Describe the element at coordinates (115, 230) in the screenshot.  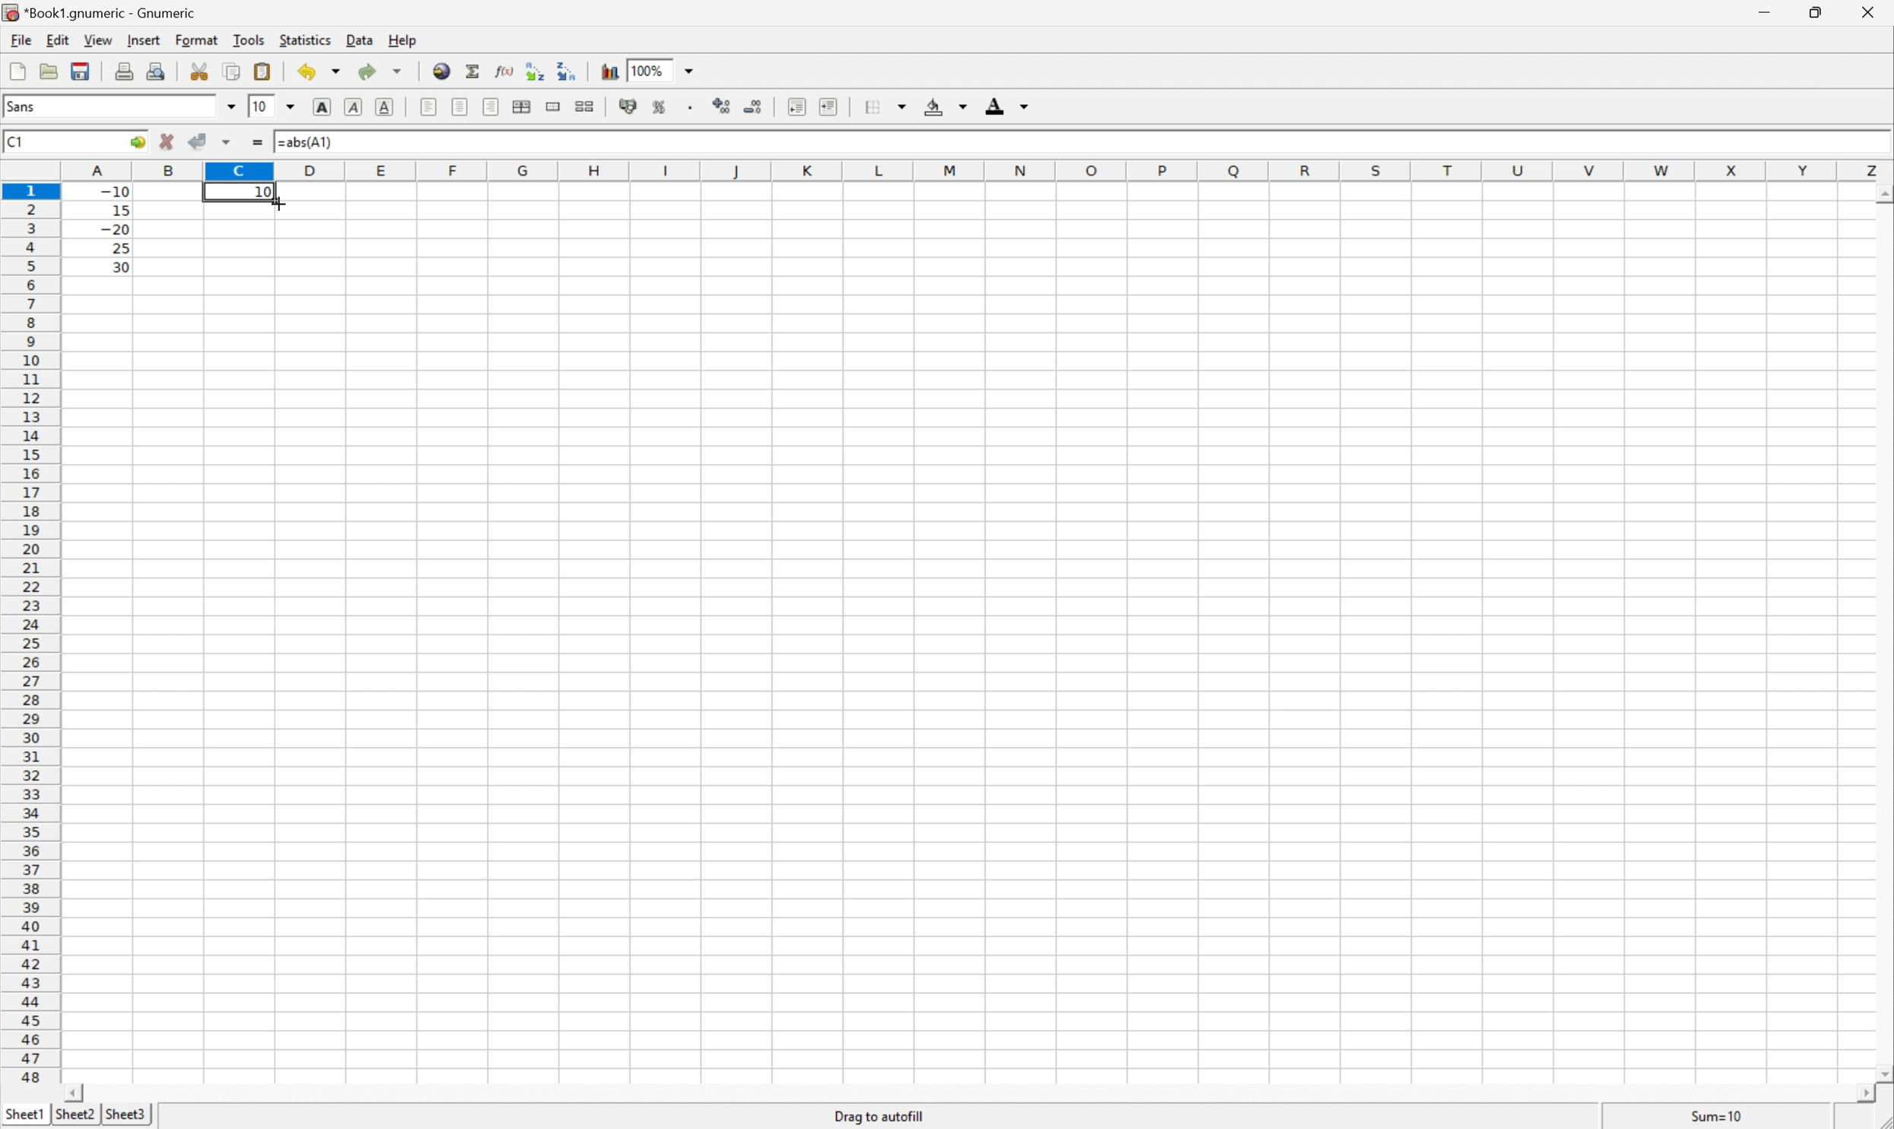
I see `-20` at that location.